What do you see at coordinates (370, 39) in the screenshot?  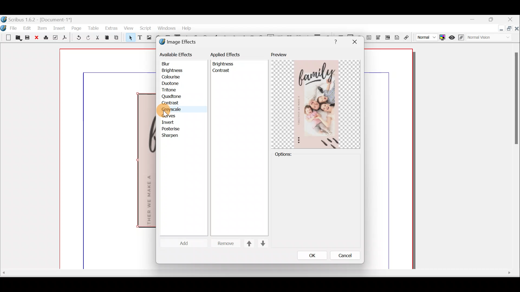 I see `PDF text field` at bounding box center [370, 39].